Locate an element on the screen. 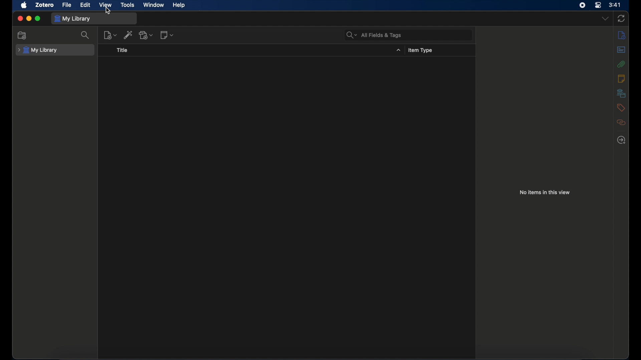 The image size is (641, 360). zotero is located at coordinates (45, 4).